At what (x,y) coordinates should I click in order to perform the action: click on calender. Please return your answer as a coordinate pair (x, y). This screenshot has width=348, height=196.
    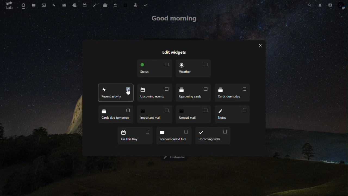
    Looking at the image, I should click on (86, 4).